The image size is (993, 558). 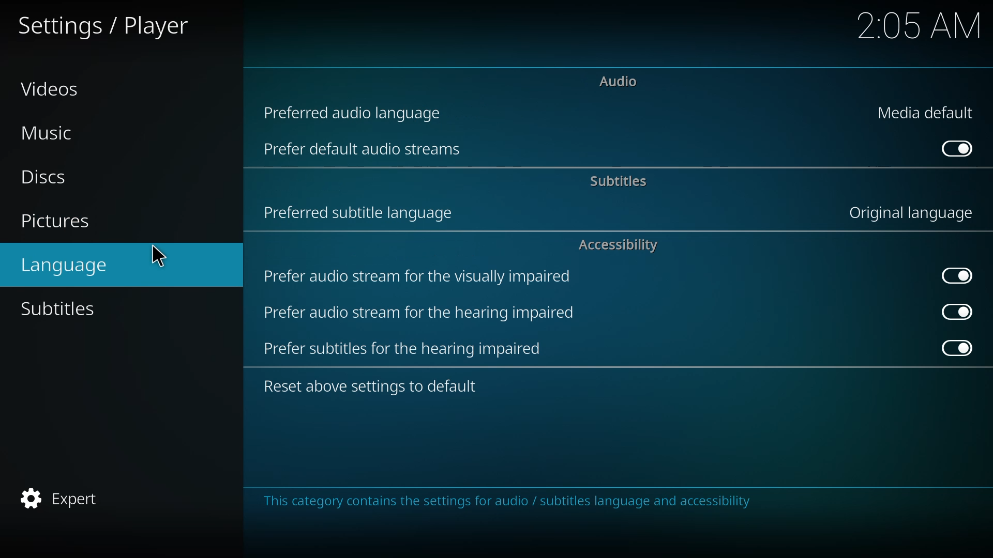 I want to click on enabled, so click(x=956, y=311).